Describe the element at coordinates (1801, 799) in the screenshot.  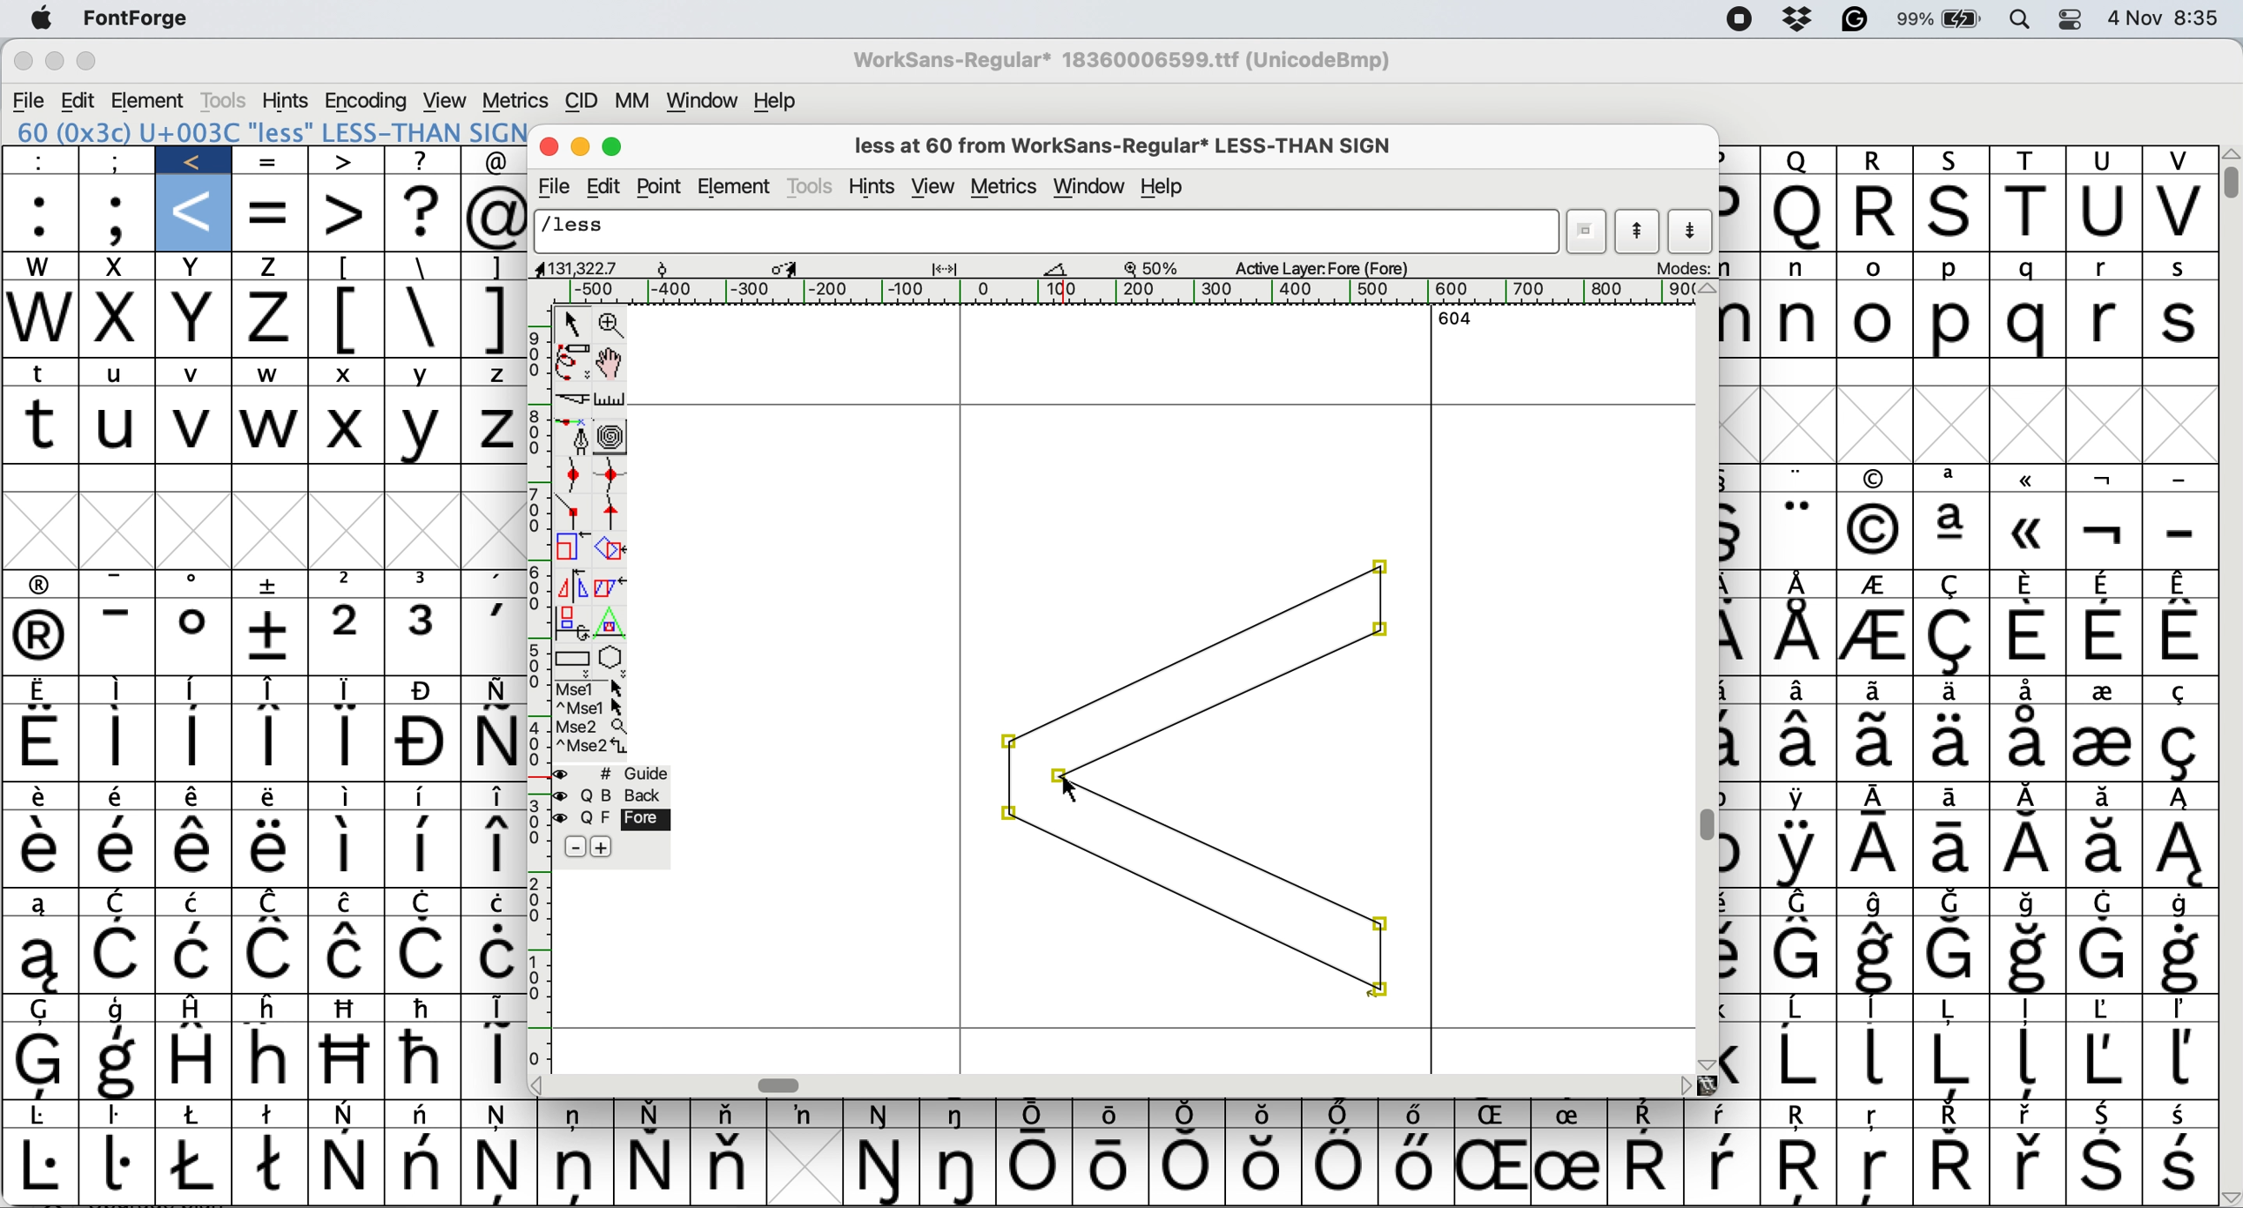
I see `Symbol` at that location.